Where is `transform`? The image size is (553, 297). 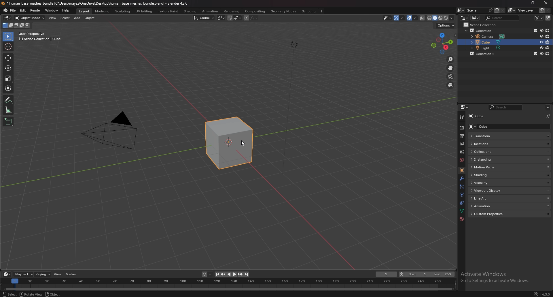 transform is located at coordinates (489, 136).